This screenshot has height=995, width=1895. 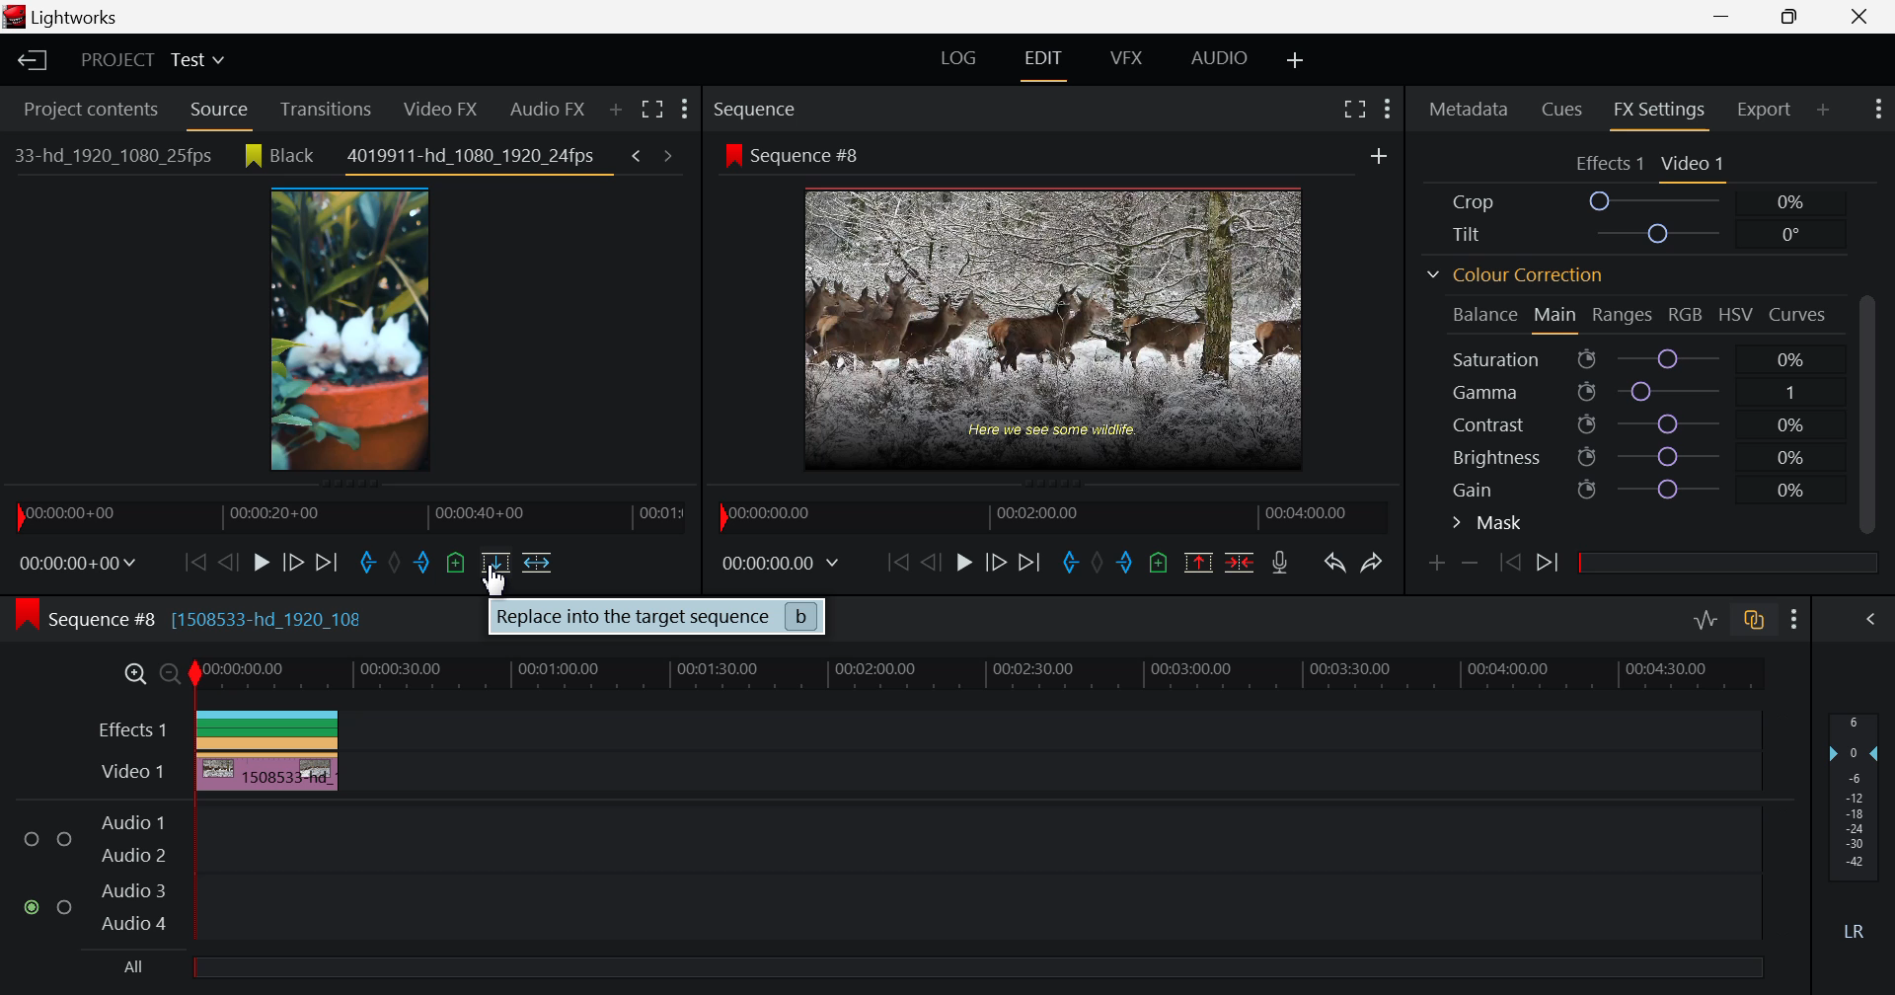 What do you see at coordinates (1607, 164) in the screenshot?
I see `Effects Settings` at bounding box center [1607, 164].